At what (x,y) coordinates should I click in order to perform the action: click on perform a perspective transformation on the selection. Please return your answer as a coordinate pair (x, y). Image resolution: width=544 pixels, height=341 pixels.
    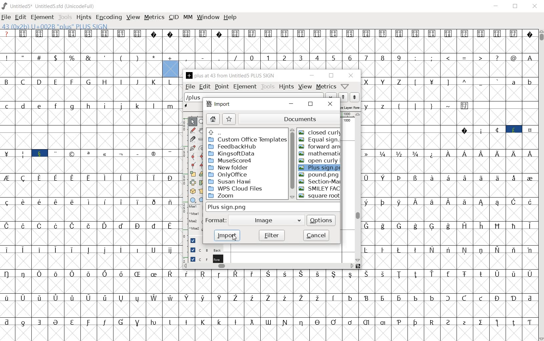
    Looking at the image, I should click on (202, 191).